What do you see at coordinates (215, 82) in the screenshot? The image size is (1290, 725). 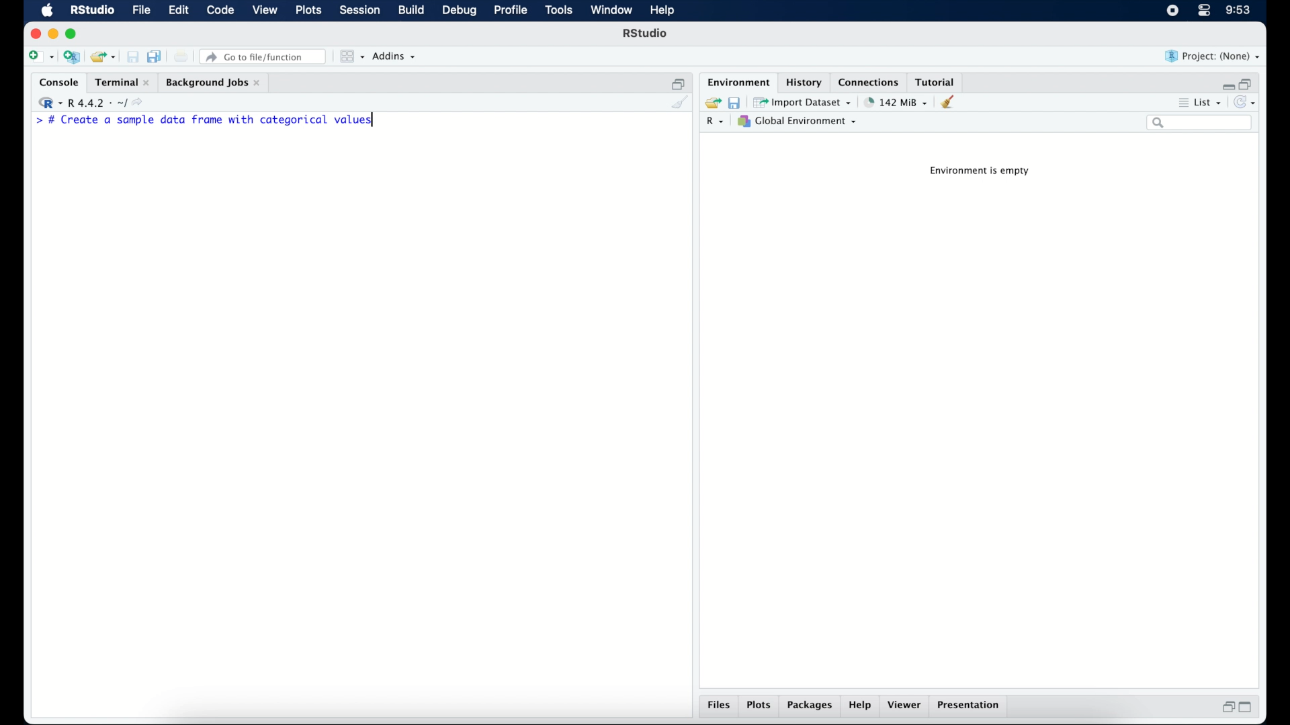 I see `background jobs` at bounding box center [215, 82].